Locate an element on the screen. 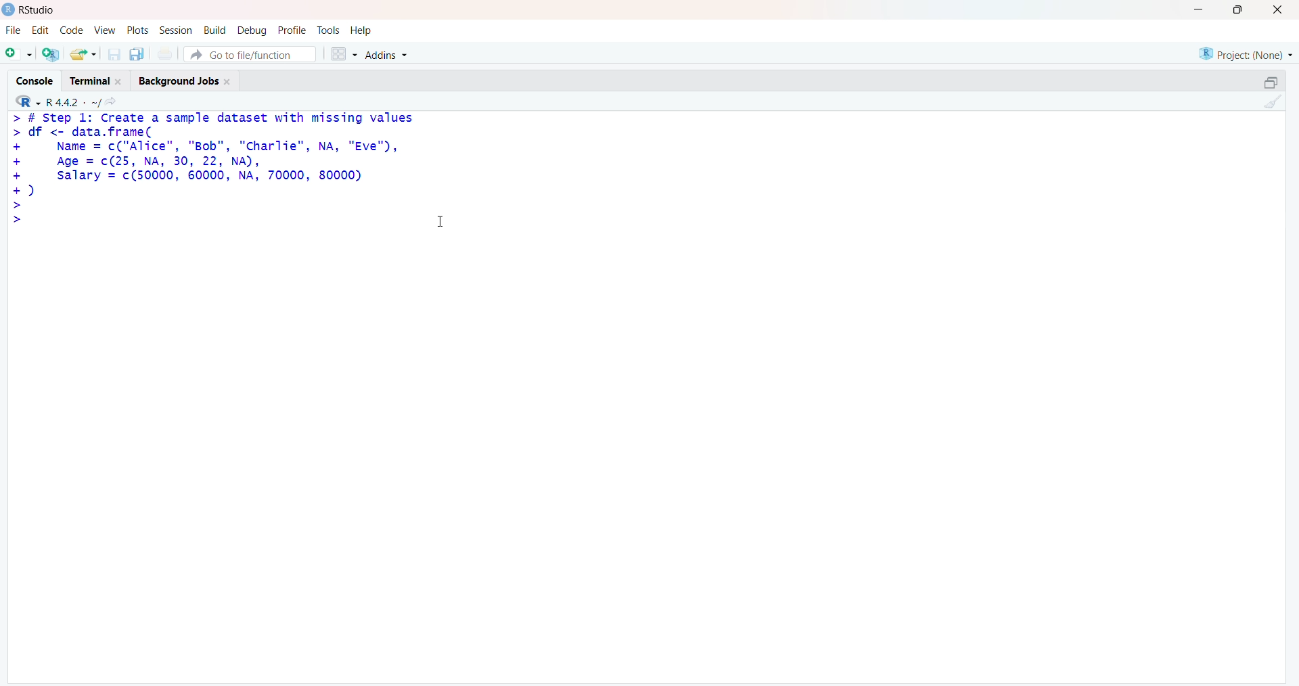 Image resolution: width=1299 pixels, height=686 pixels. Workspace panes is located at coordinates (343, 54).